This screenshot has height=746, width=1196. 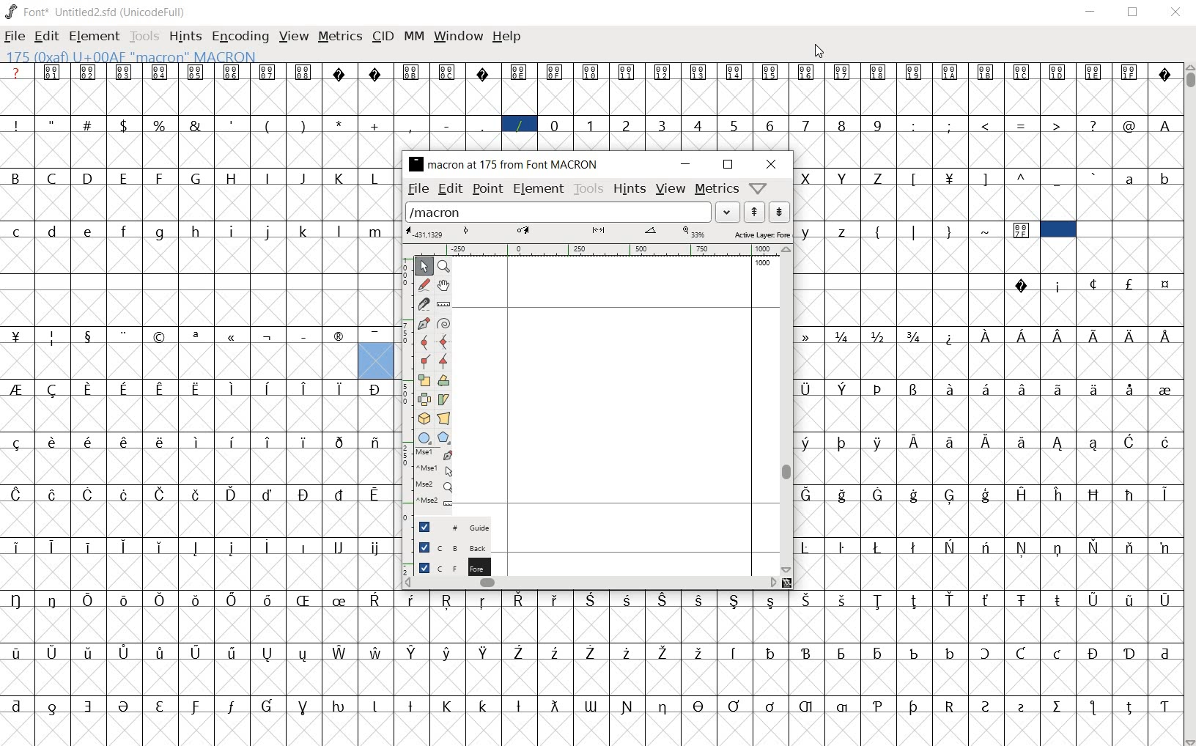 What do you see at coordinates (306, 125) in the screenshot?
I see `)` at bounding box center [306, 125].